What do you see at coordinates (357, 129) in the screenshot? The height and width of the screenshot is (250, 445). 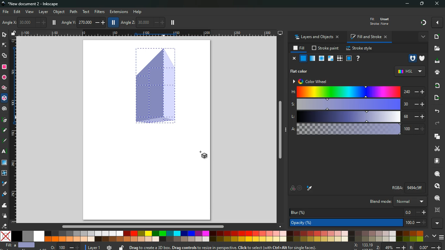 I see `a` at bounding box center [357, 129].